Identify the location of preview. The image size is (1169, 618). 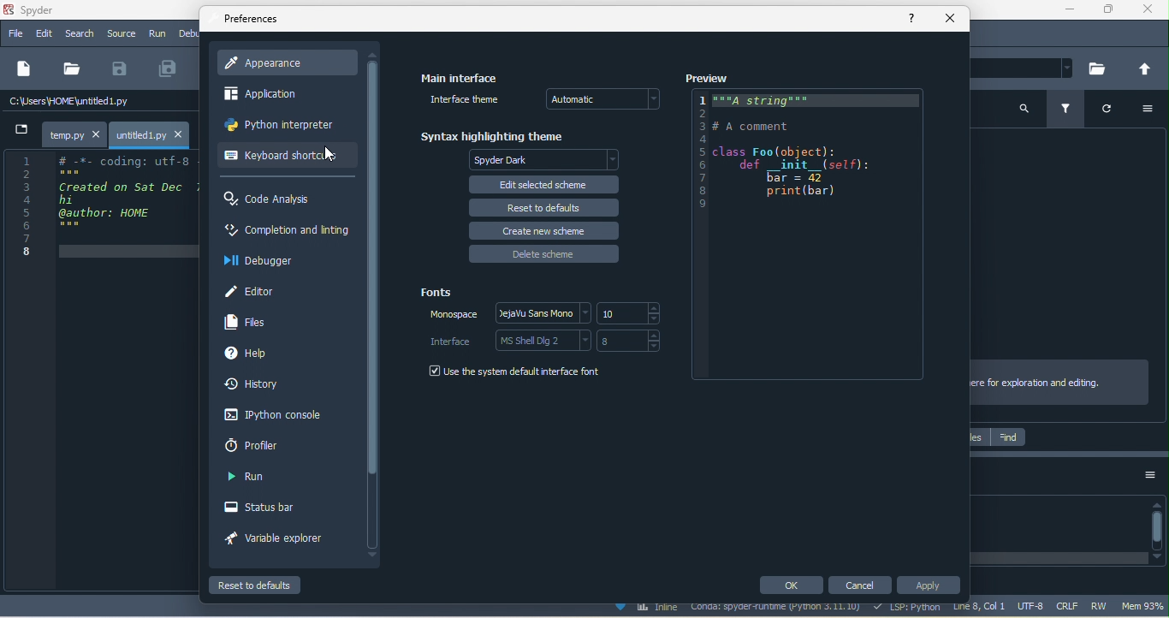
(709, 78).